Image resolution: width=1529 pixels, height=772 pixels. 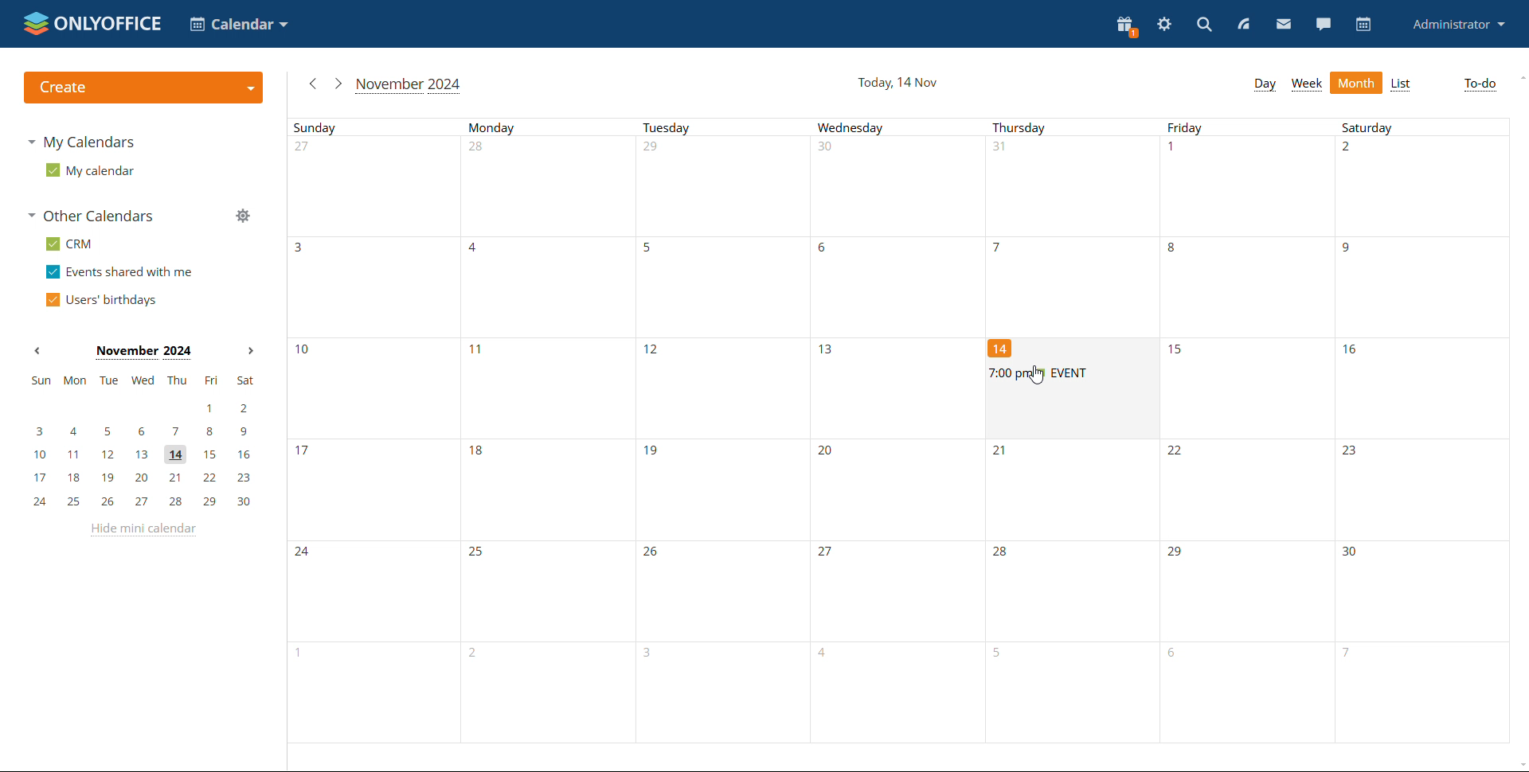 What do you see at coordinates (826, 247) in the screenshot?
I see `number` at bounding box center [826, 247].